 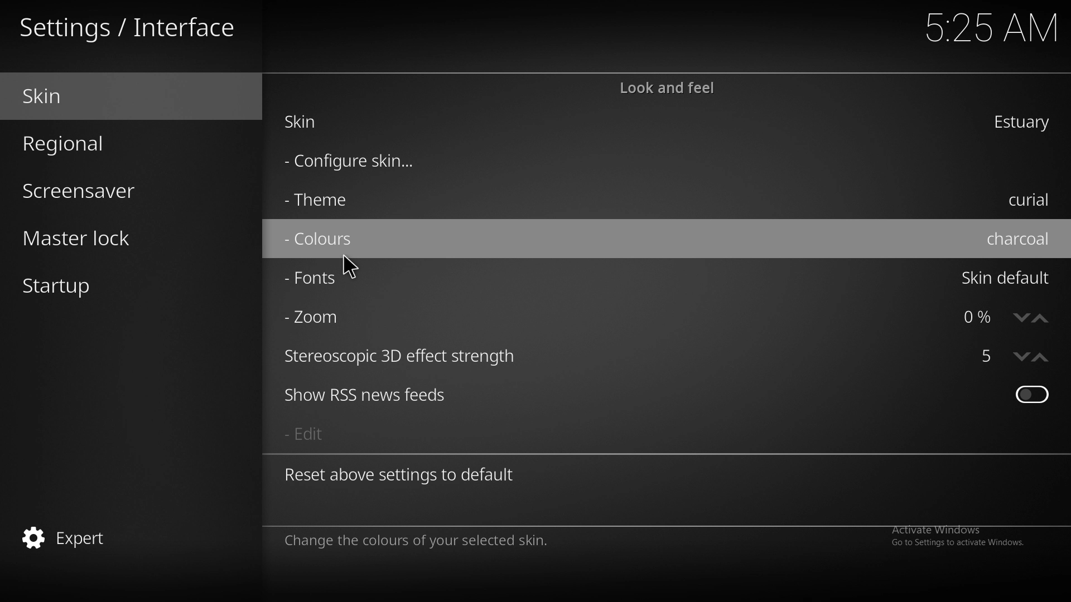 I want to click on increase zoom, so click(x=1041, y=317).